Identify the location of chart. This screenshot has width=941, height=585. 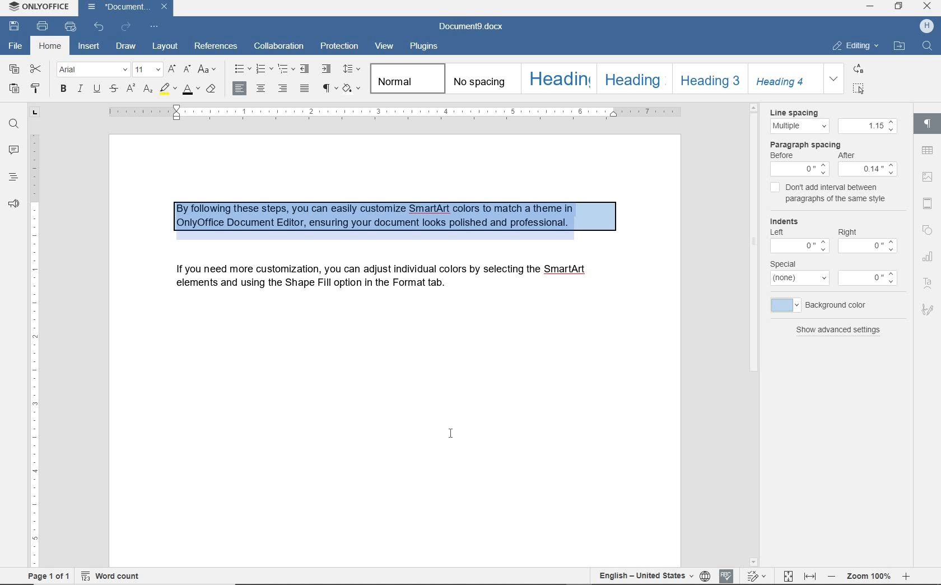
(929, 256).